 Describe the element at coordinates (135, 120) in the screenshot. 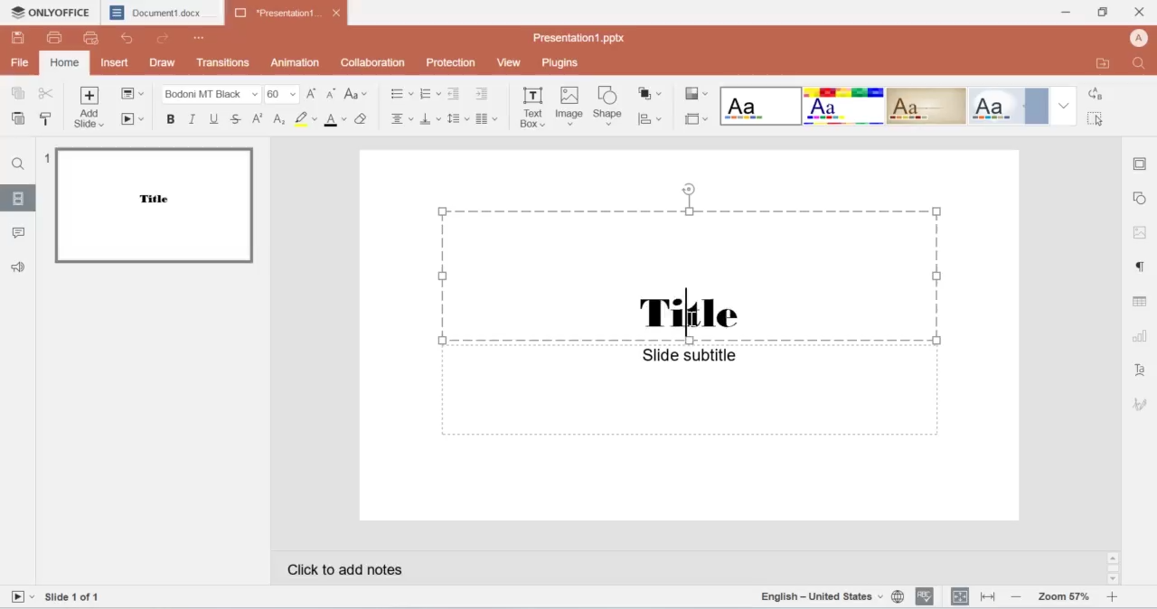

I see `play` at that location.